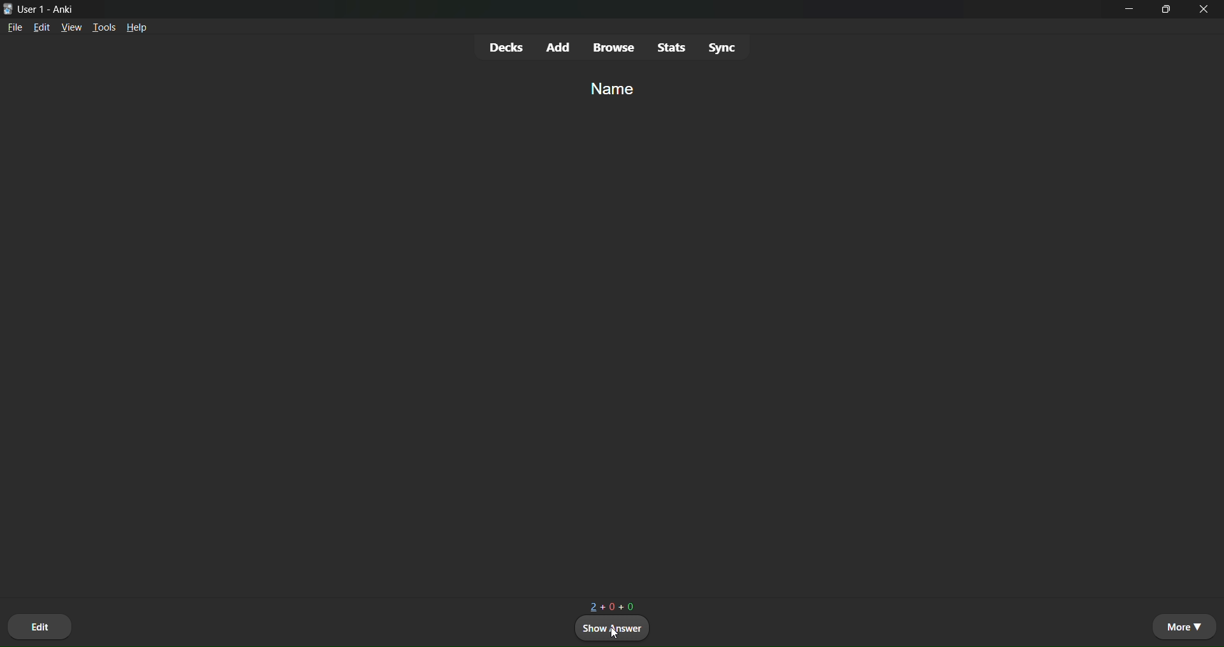  Describe the element at coordinates (506, 47) in the screenshot. I see `decks` at that location.